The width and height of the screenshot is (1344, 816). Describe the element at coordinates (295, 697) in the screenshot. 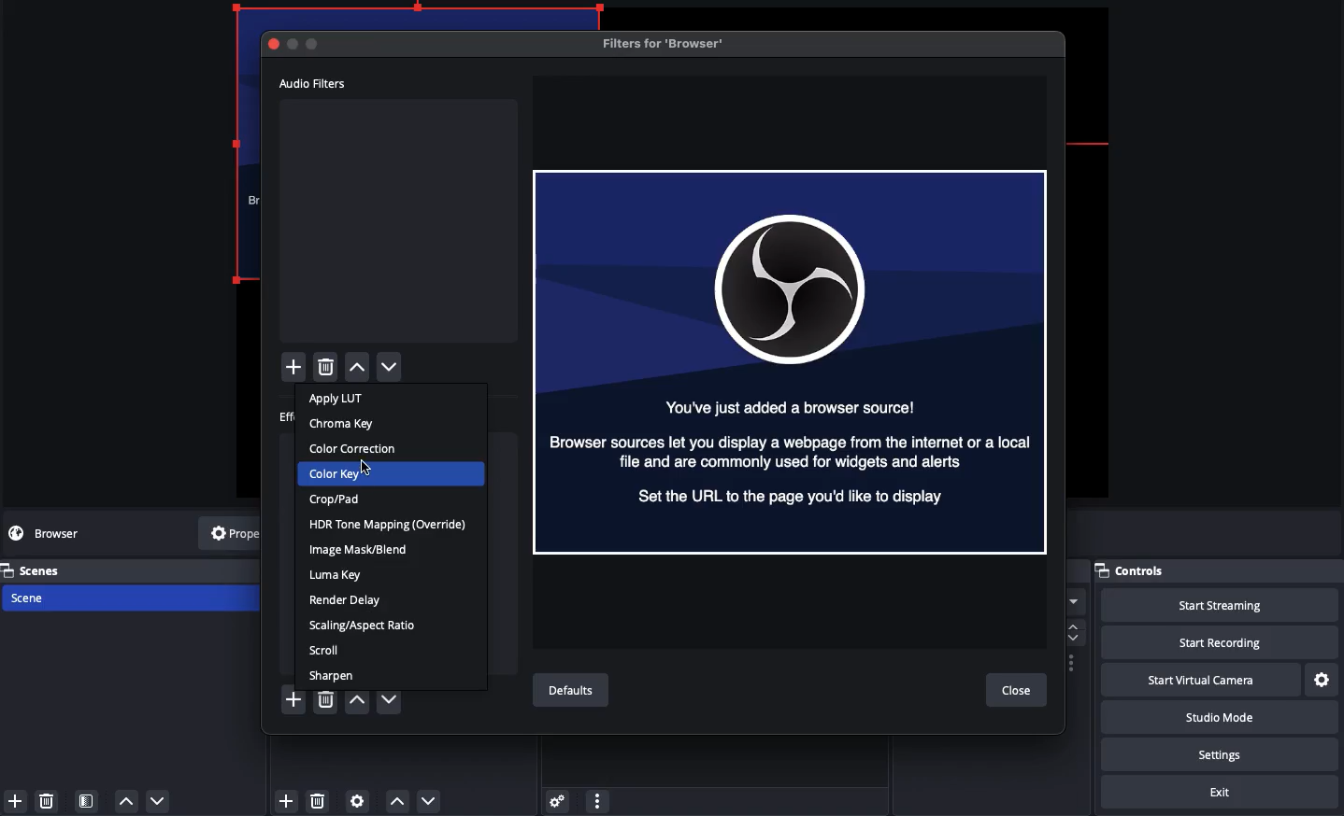

I see `Add` at that location.